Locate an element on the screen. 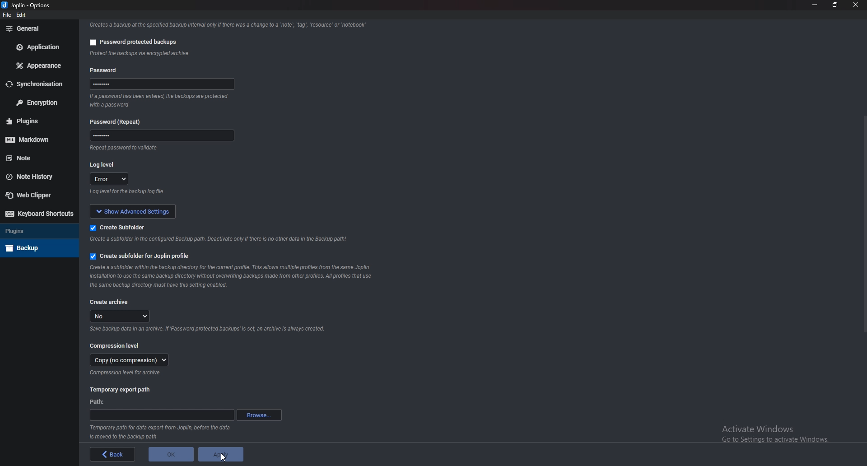  Info is located at coordinates (206, 331).